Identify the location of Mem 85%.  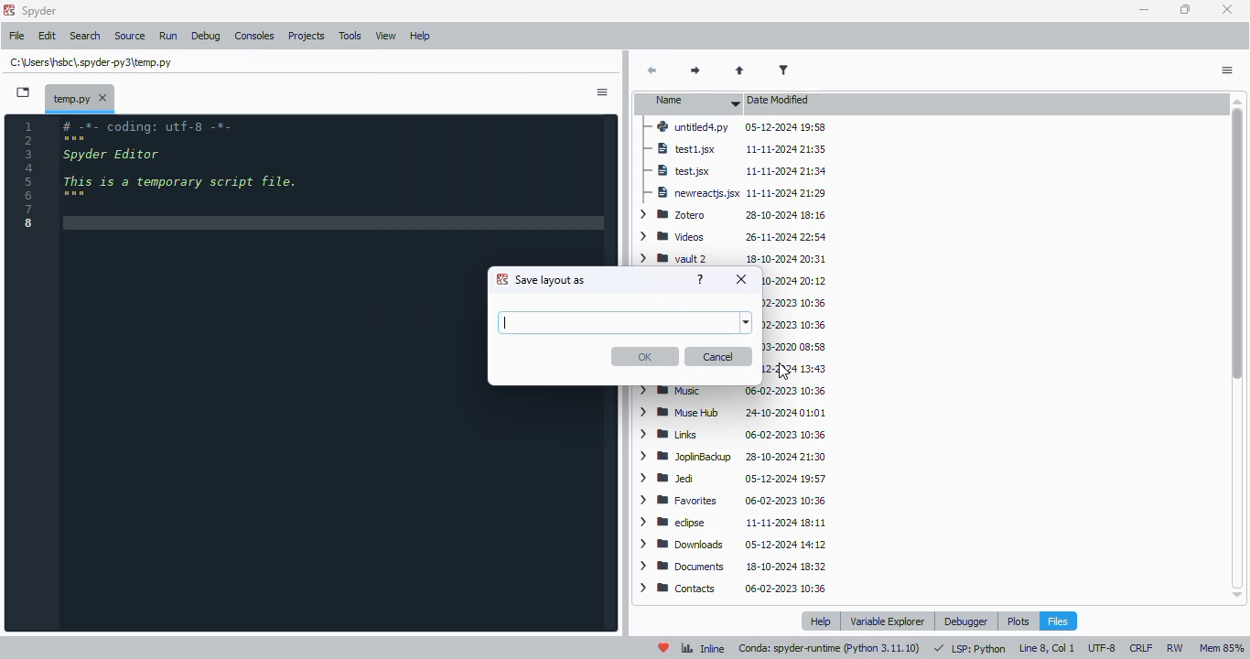
(1222, 648).